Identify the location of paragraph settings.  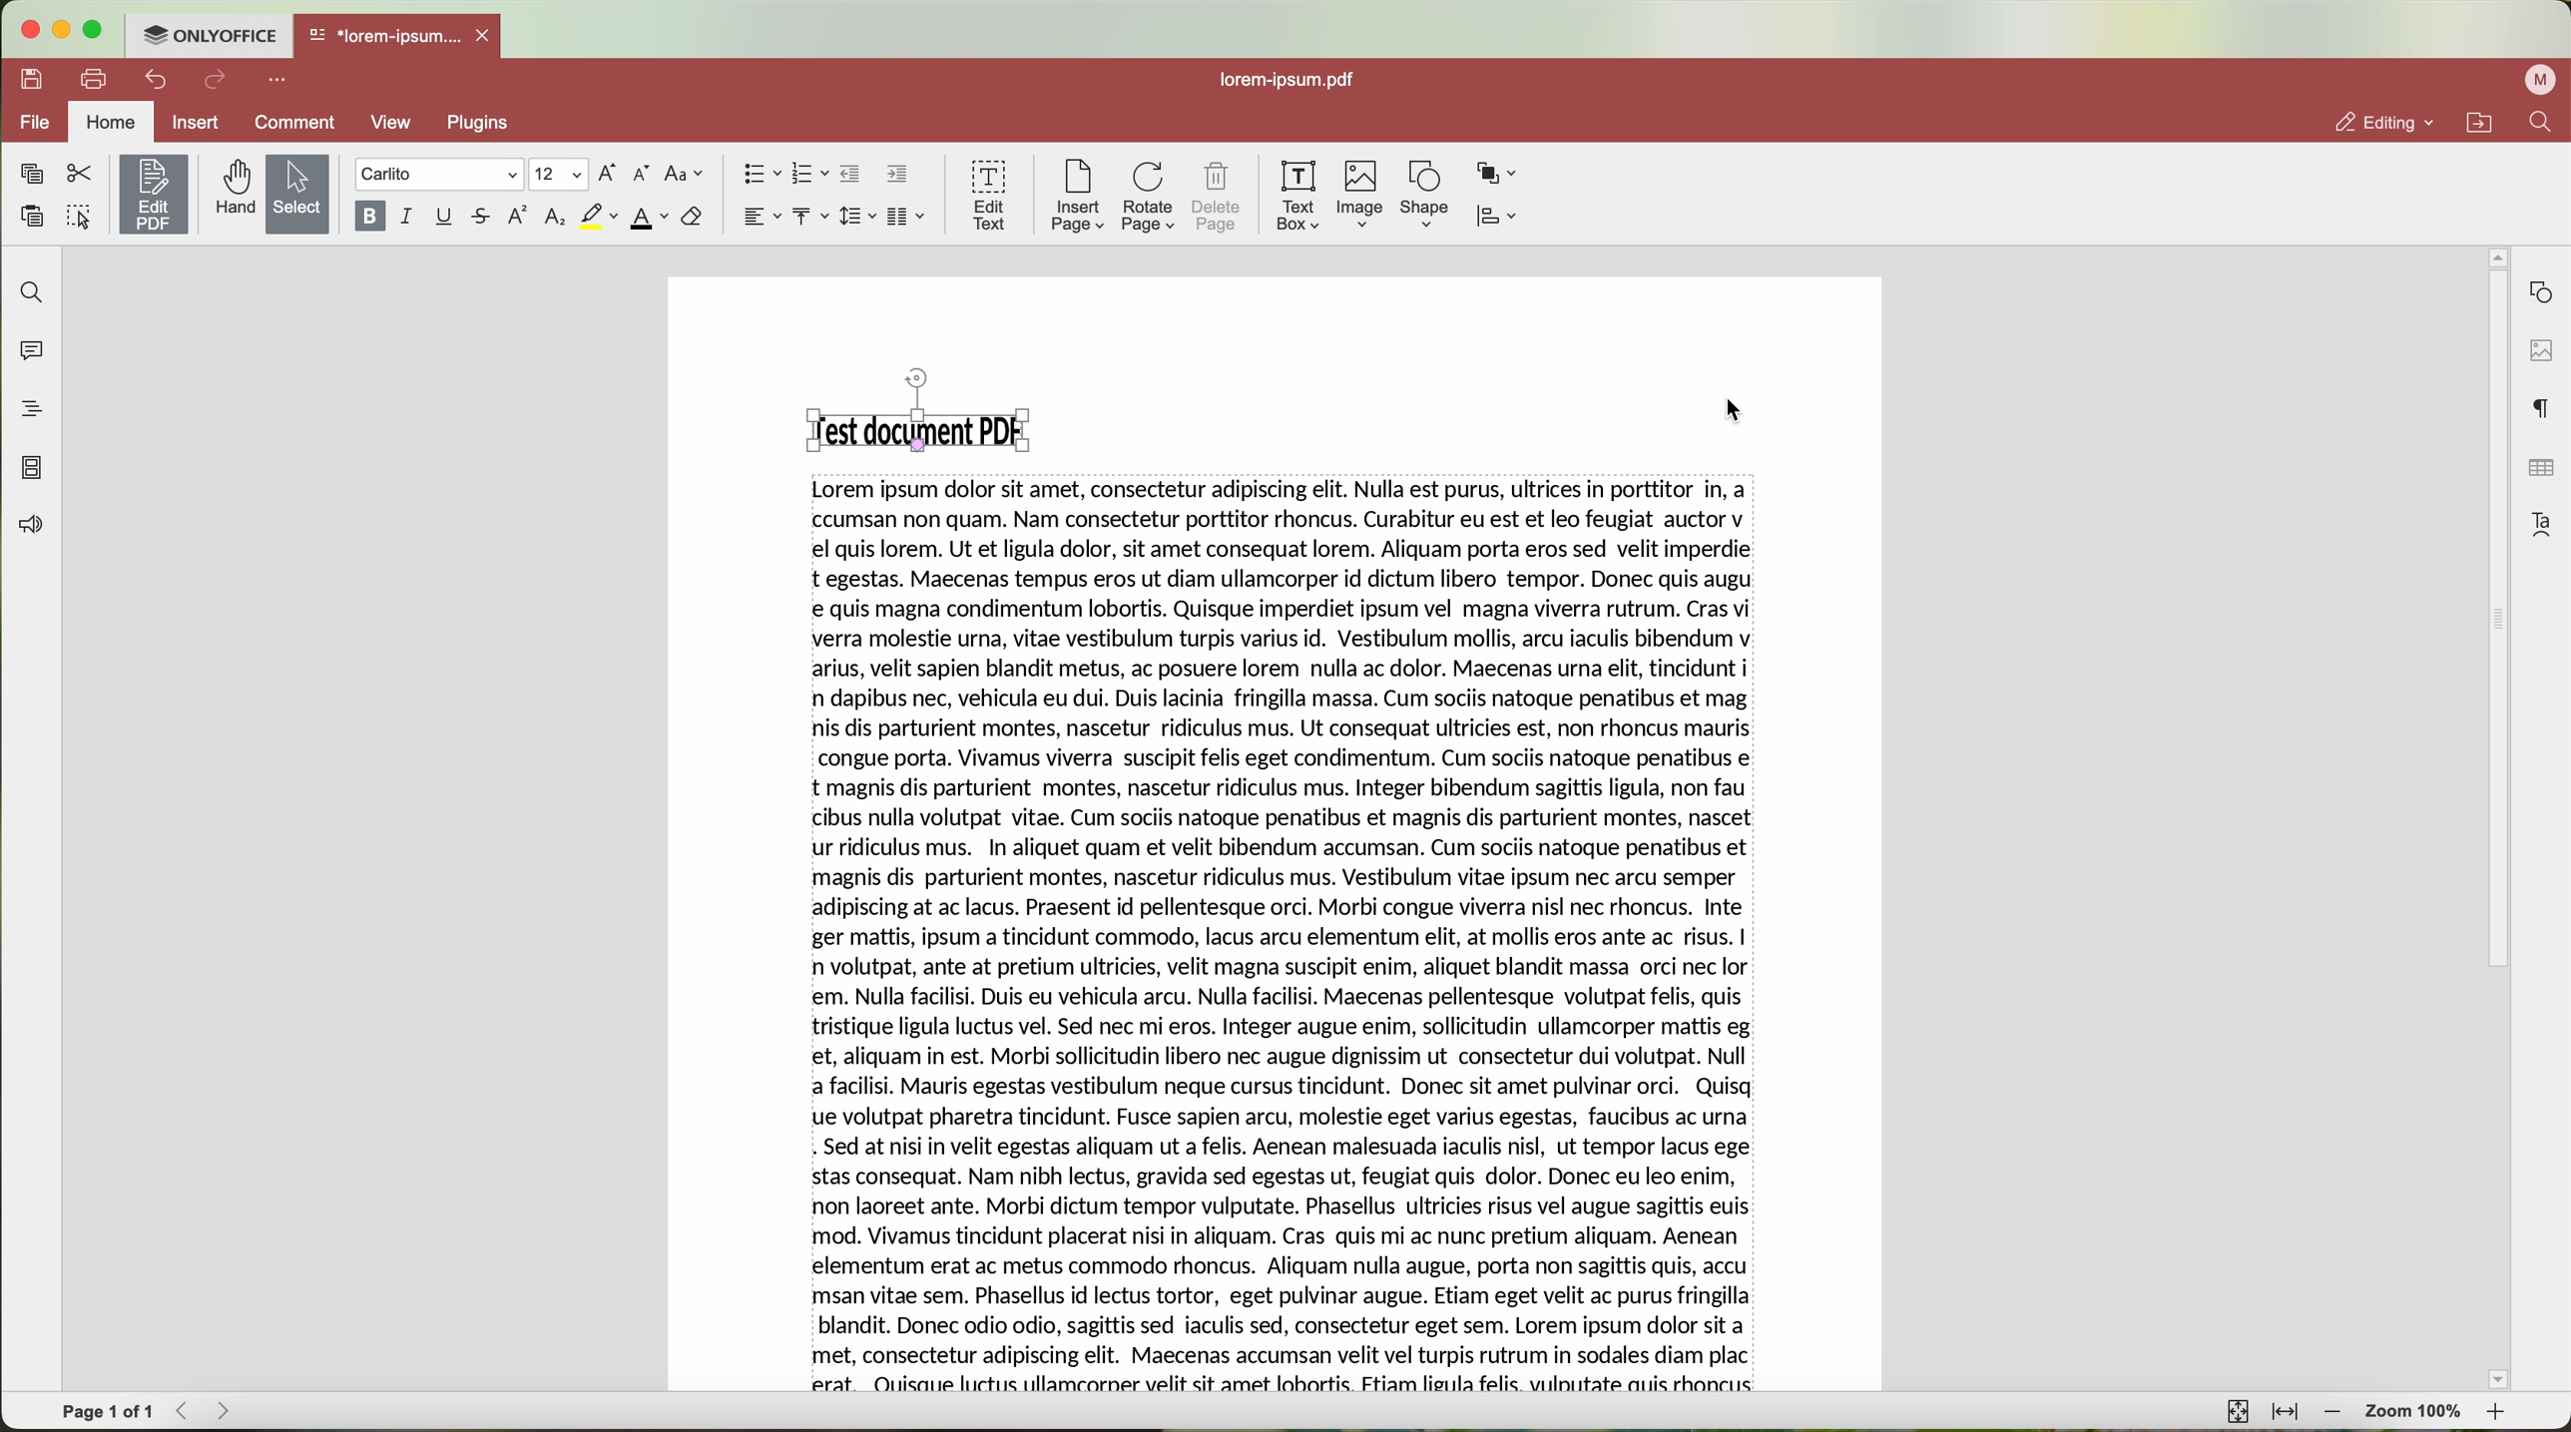
(2543, 407).